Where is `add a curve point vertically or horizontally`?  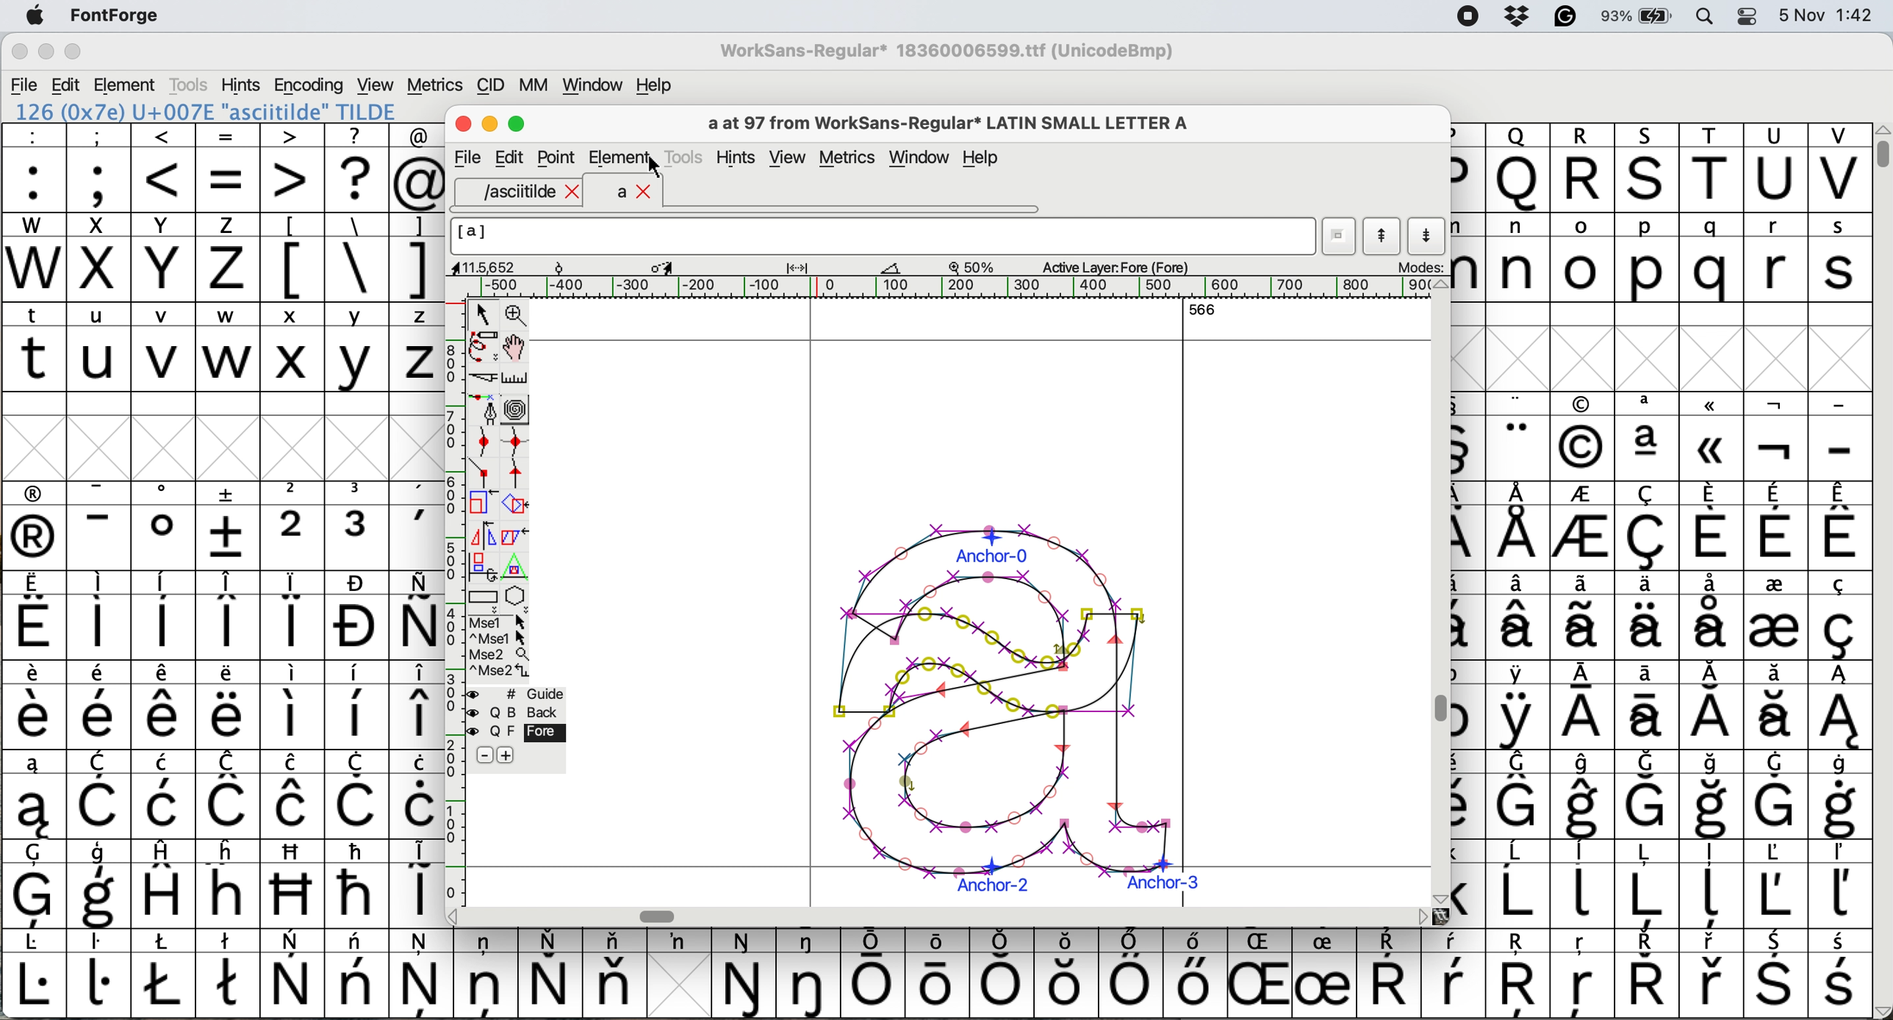 add a curve point vertically or horizontally is located at coordinates (520, 442).